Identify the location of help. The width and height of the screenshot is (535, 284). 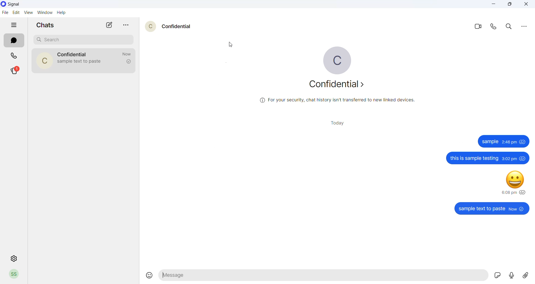
(62, 13).